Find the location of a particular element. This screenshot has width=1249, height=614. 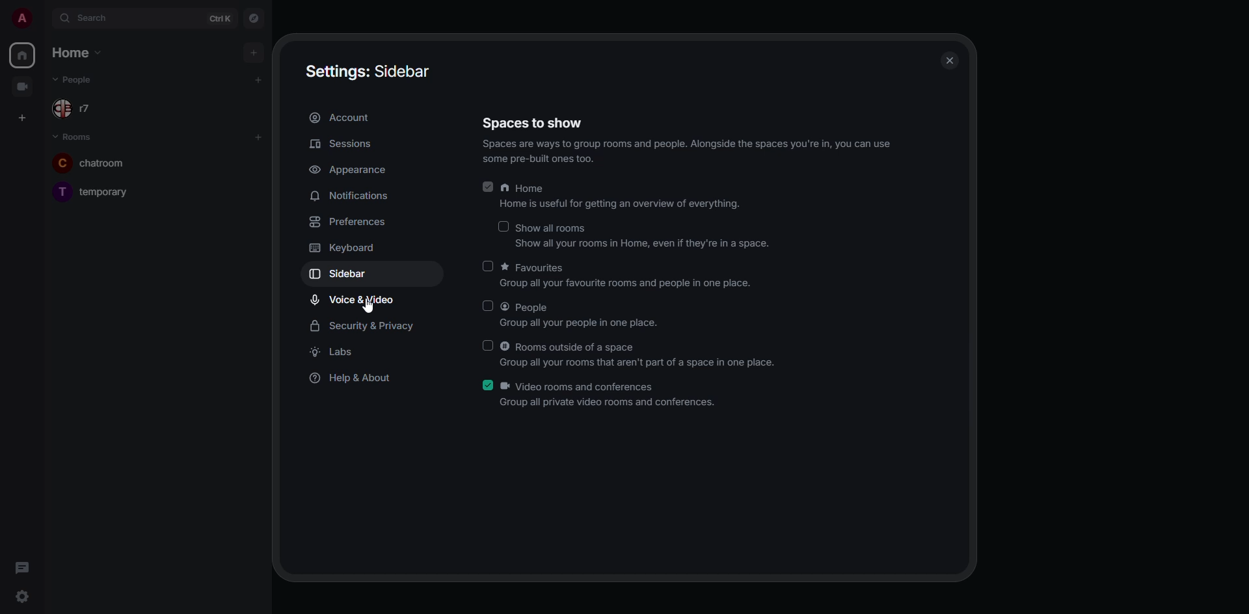

enabled is located at coordinates (487, 386).